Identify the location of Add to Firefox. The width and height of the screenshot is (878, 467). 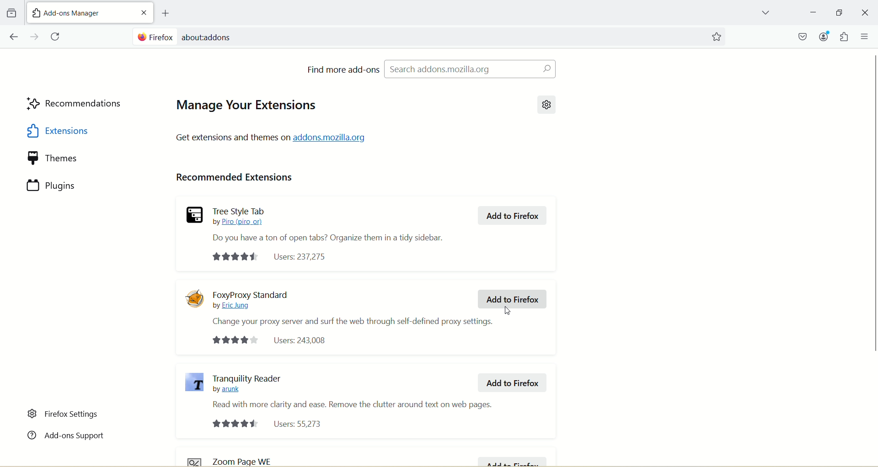
(513, 216).